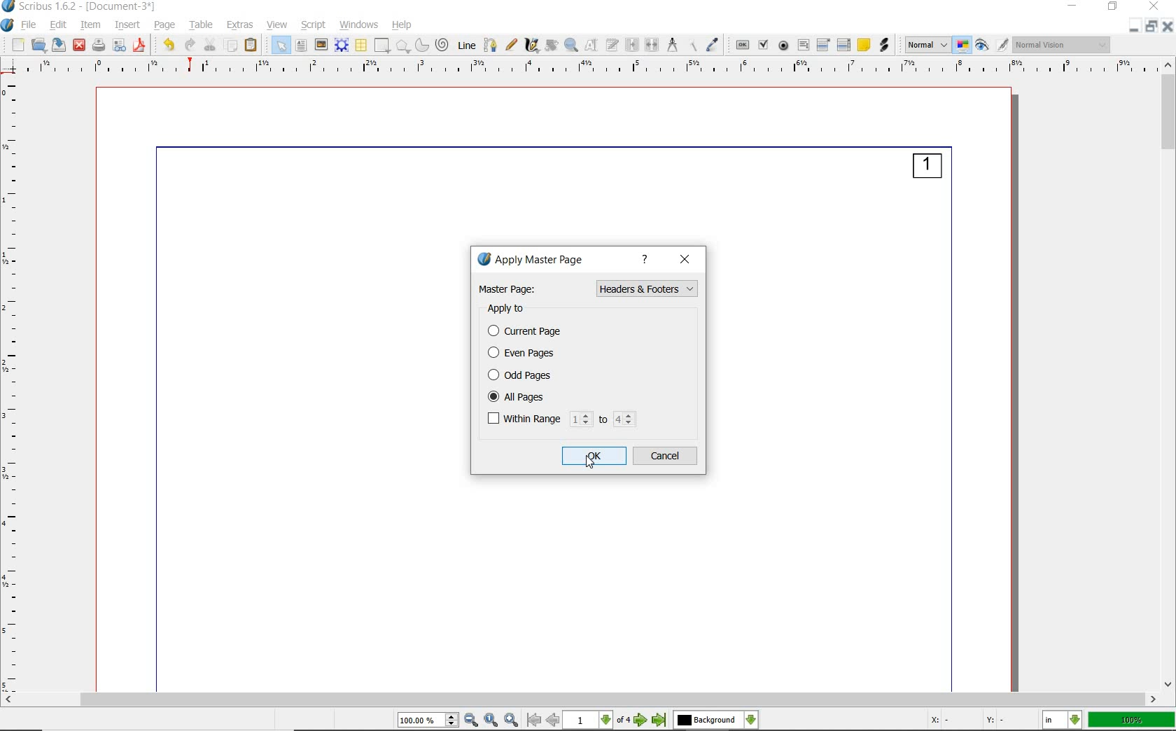 Image resolution: width=1176 pixels, height=731 pixels. What do you see at coordinates (783, 46) in the screenshot?
I see `pdf radio button` at bounding box center [783, 46].